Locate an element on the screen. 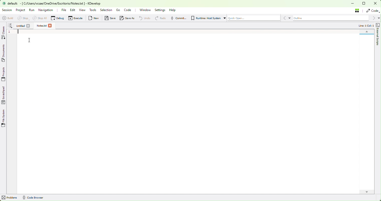 The width and height of the screenshot is (381, 201). Runtime is located at coordinates (207, 18).